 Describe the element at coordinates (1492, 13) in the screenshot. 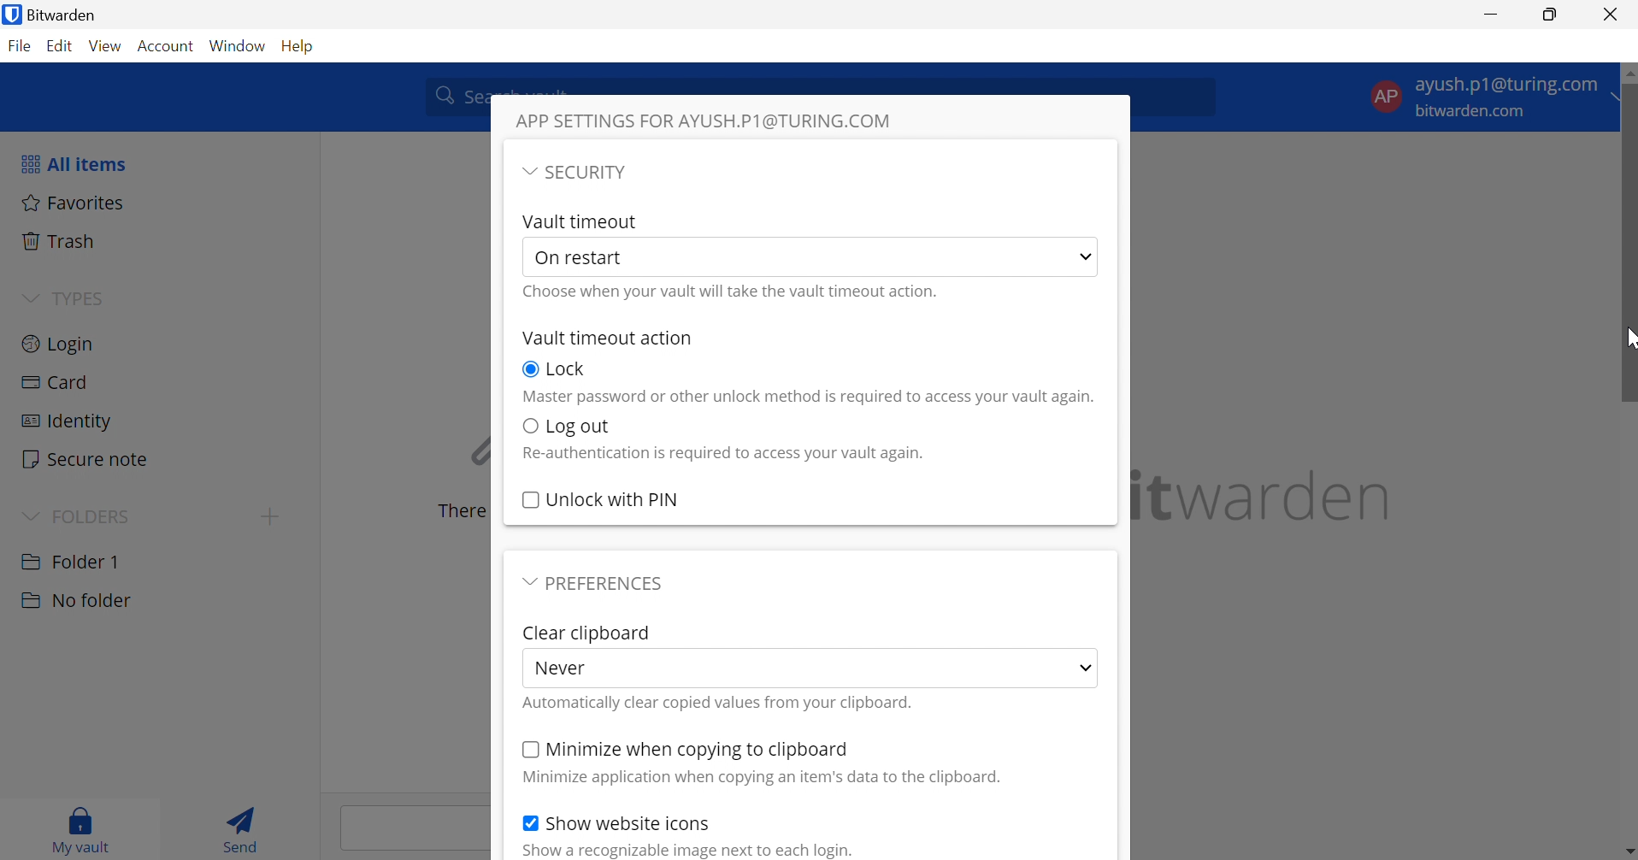

I see `Minimize` at that location.